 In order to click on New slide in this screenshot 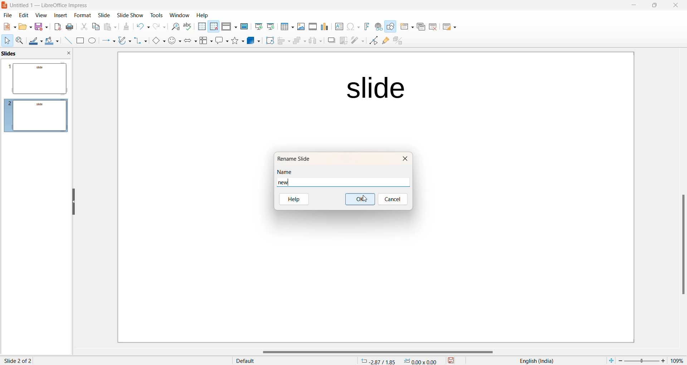, I will do `click(405, 27)`.